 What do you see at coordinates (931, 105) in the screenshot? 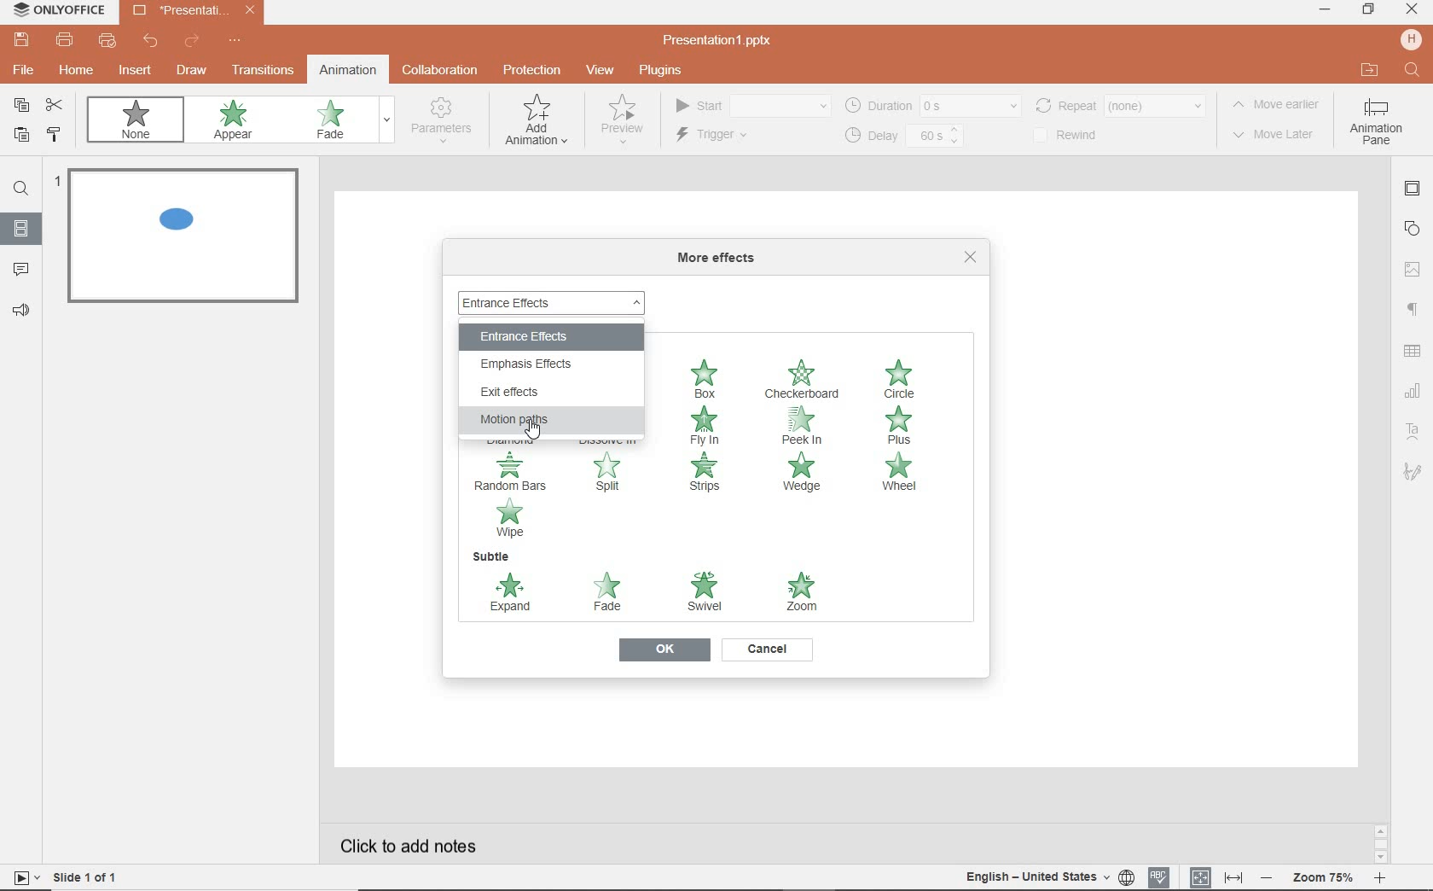
I see `duration` at bounding box center [931, 105].